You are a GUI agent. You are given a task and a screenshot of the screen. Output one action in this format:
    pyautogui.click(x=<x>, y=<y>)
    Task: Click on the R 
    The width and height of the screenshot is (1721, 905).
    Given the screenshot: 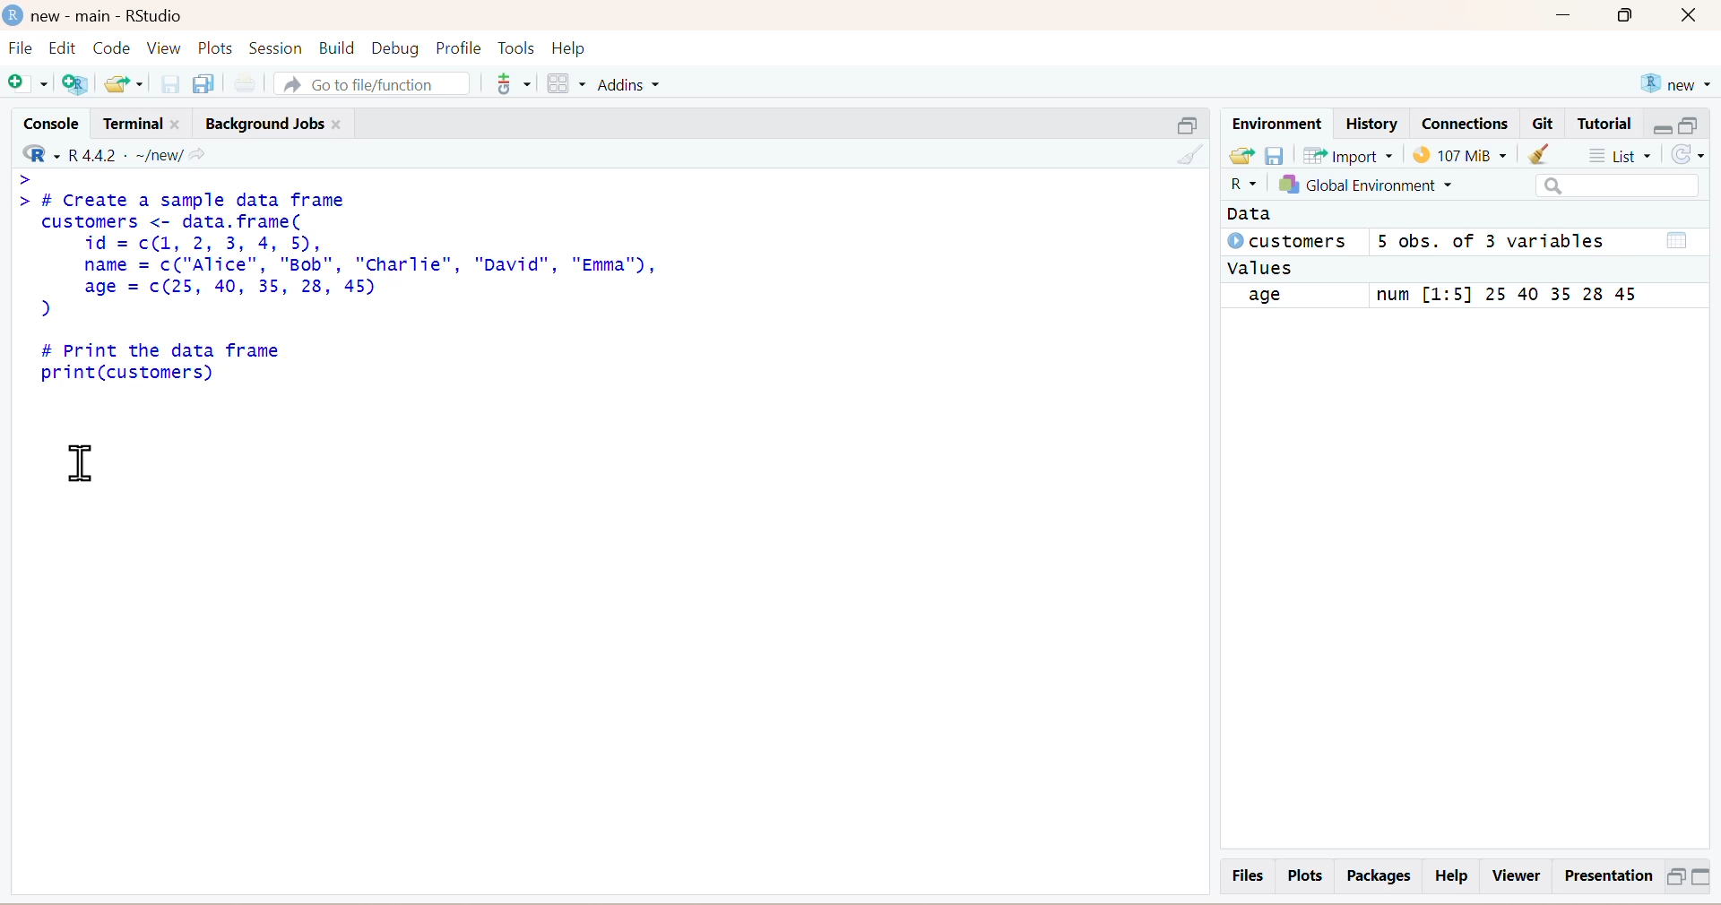 What is the action you would take?
    pyautogui.click(x=1236, y=186)
    